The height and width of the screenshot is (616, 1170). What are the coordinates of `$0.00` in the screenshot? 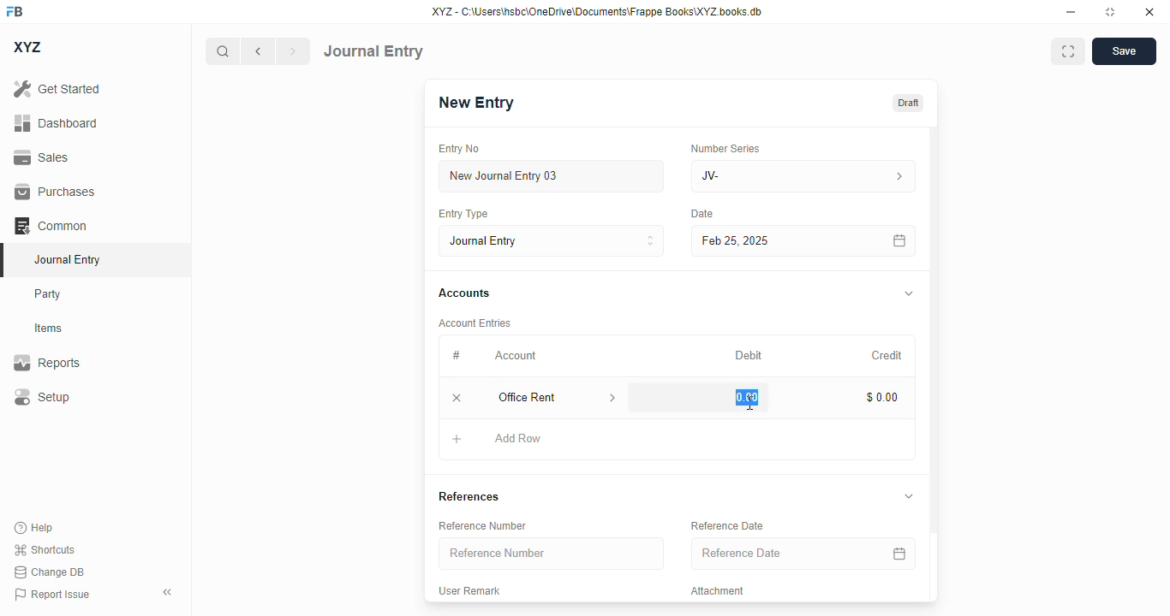 It's located at (883, 397).